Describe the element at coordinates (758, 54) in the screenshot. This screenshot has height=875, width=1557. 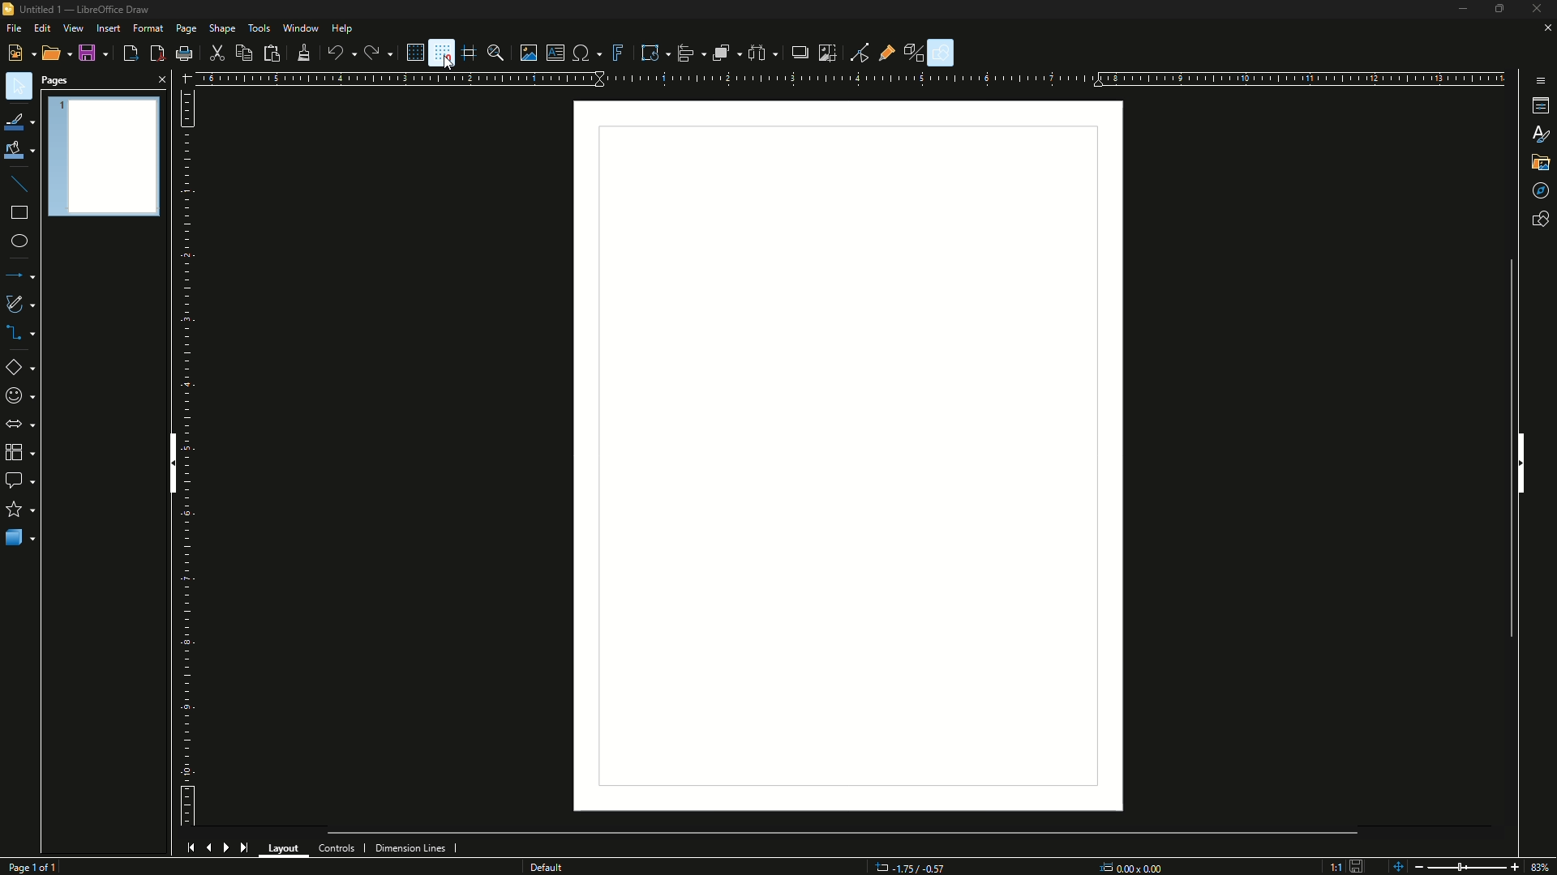
I see `Select three objects` at that location.